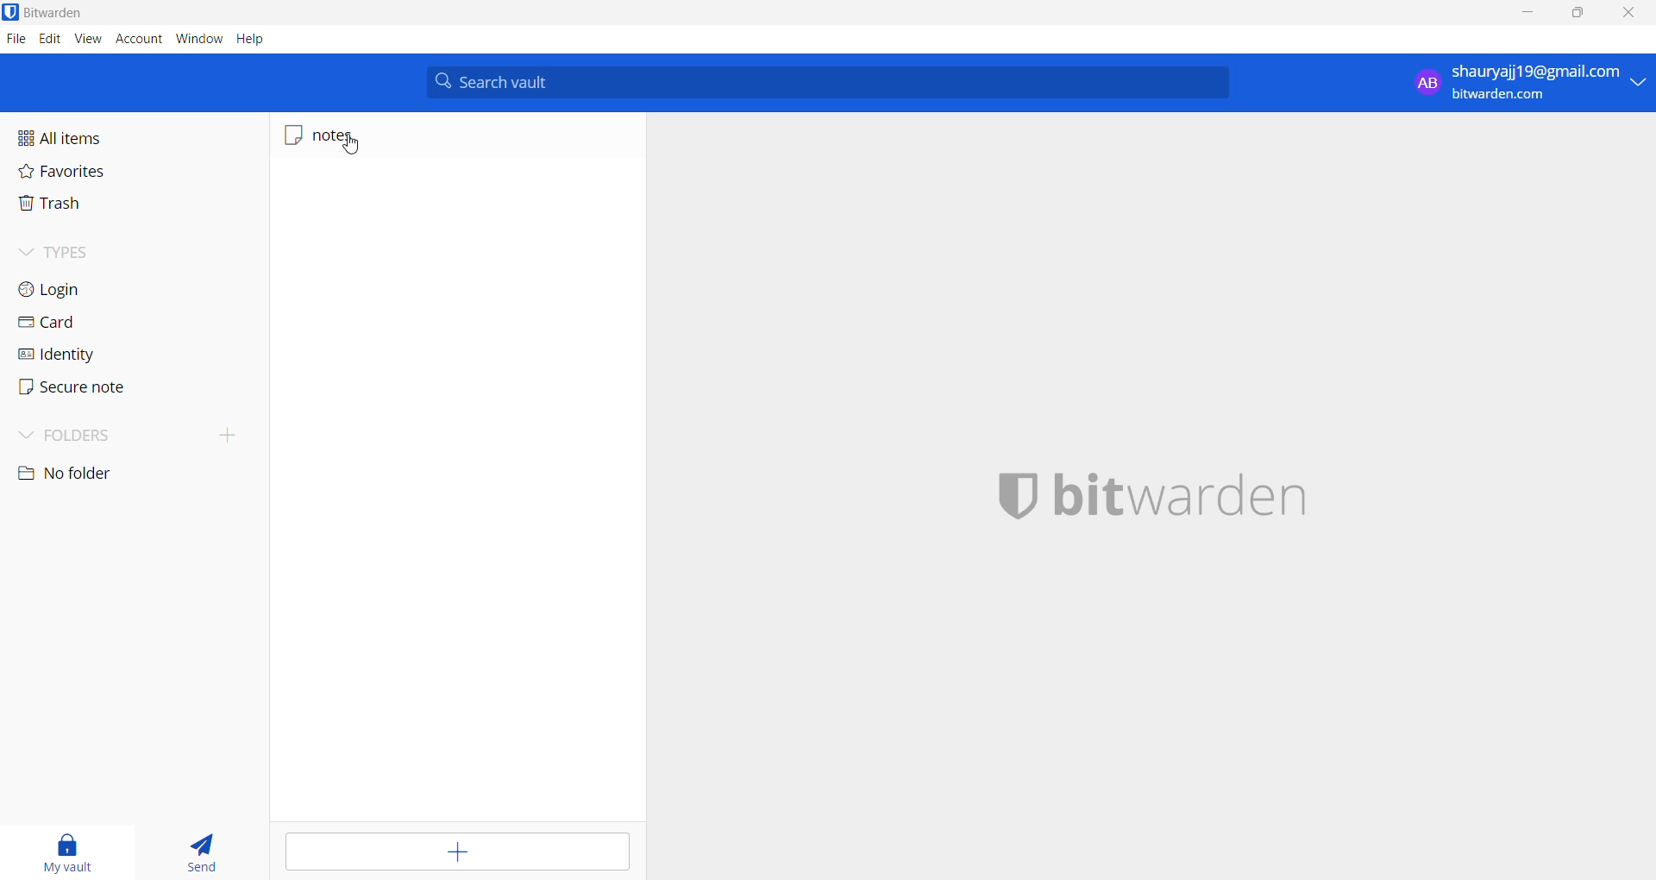 This screenshot has width=1656, height=880. Describe the element at coordinates (84, 388) in the screenshot. I see `secure note` at that location.